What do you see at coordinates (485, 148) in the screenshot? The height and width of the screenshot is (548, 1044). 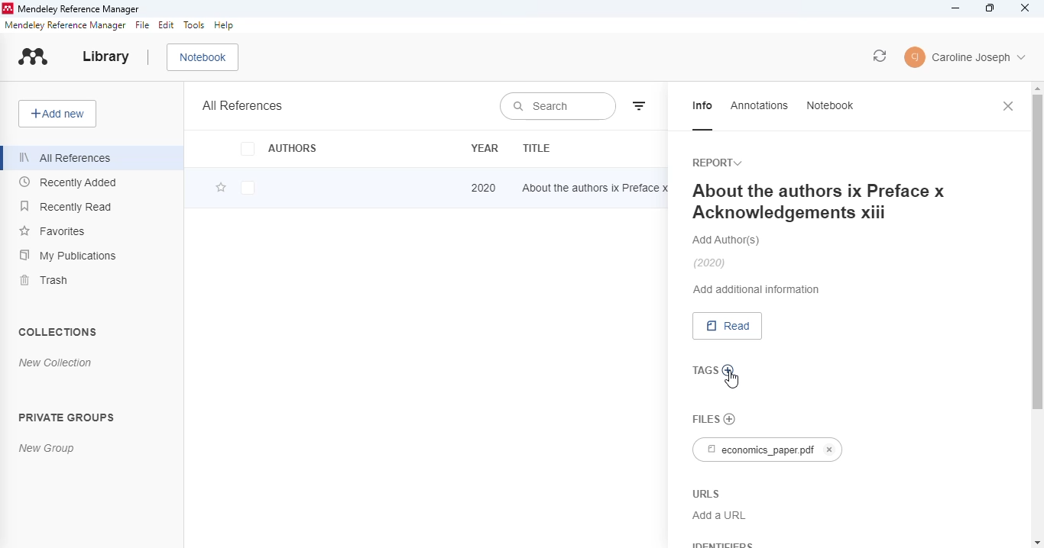 I see `year` at bounding box center [485, 148].